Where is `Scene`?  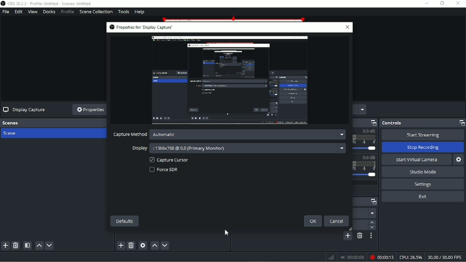
Scene is located at coordinates (12, 134).